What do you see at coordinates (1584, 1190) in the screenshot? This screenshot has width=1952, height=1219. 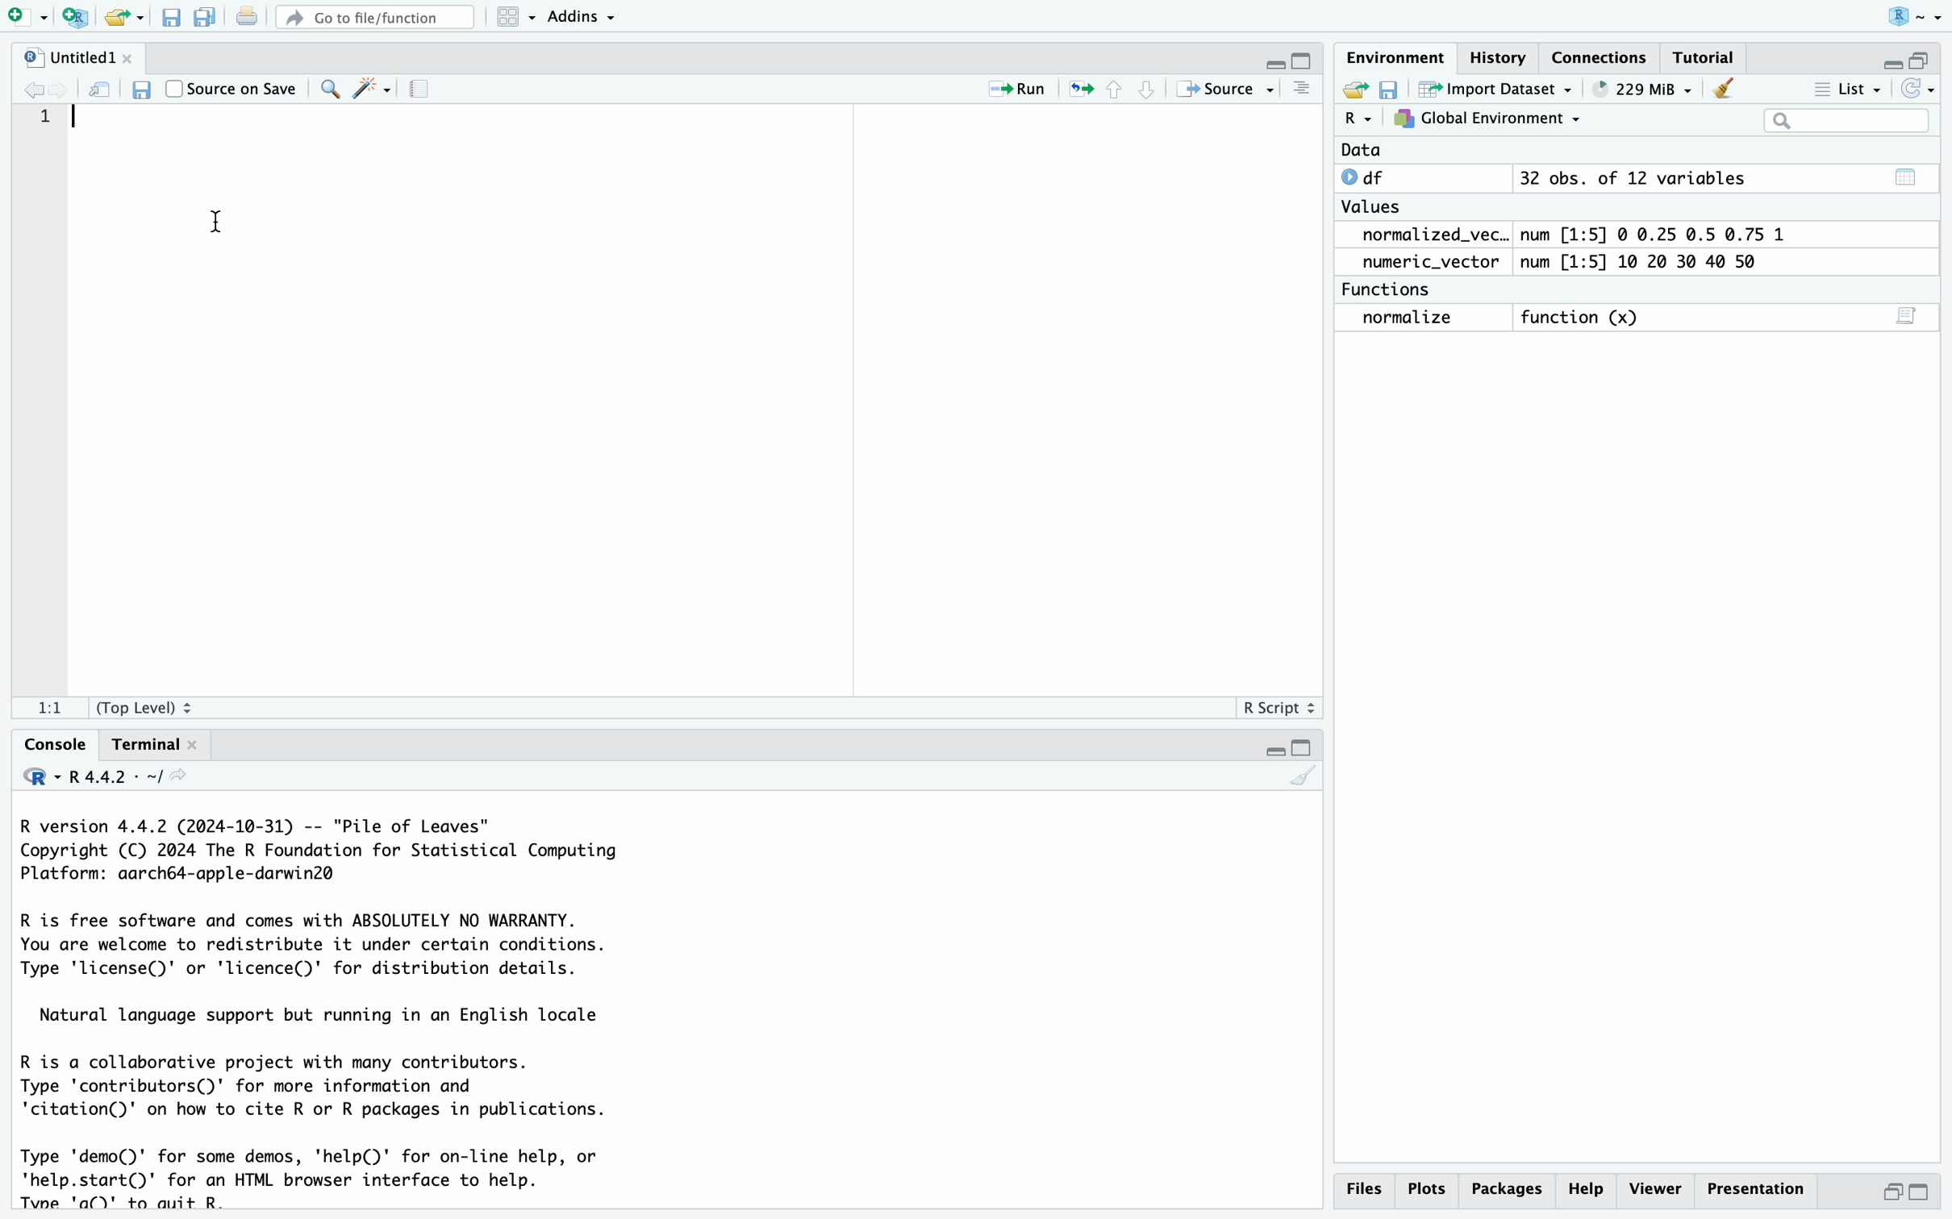 I see `Packages` at bounding box center [1584, 1190].